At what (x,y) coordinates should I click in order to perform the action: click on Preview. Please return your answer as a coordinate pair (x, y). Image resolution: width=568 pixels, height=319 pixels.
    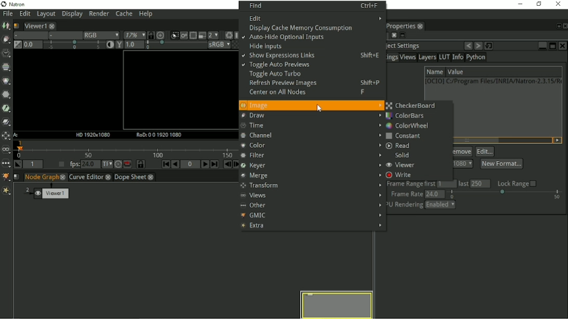
    Looking at the image, I should click on (337, 304).